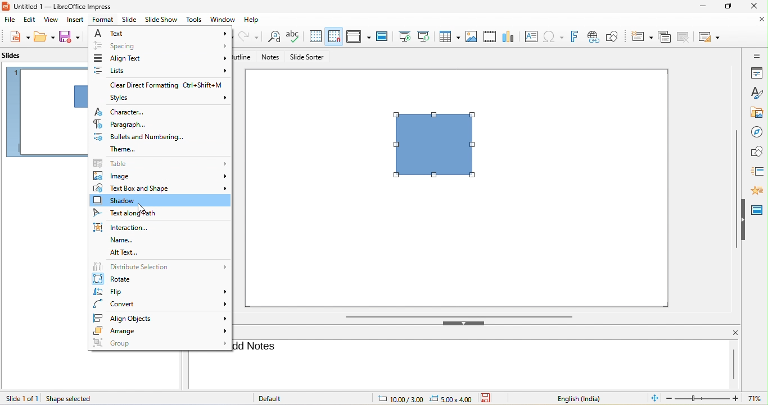 Image resolution: width=768 pixels, height=405 pixels. Describe the element at coordinates (259, 346) in the screenshot. I see `click to add notes` at that location.